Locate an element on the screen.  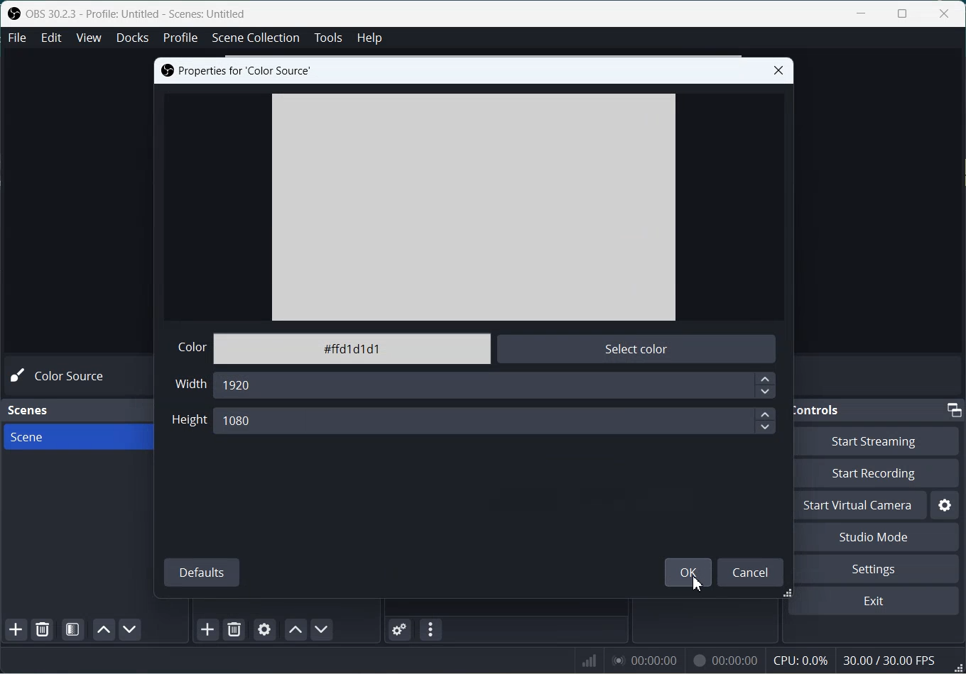
Edit is located at coordinates (51, 37).